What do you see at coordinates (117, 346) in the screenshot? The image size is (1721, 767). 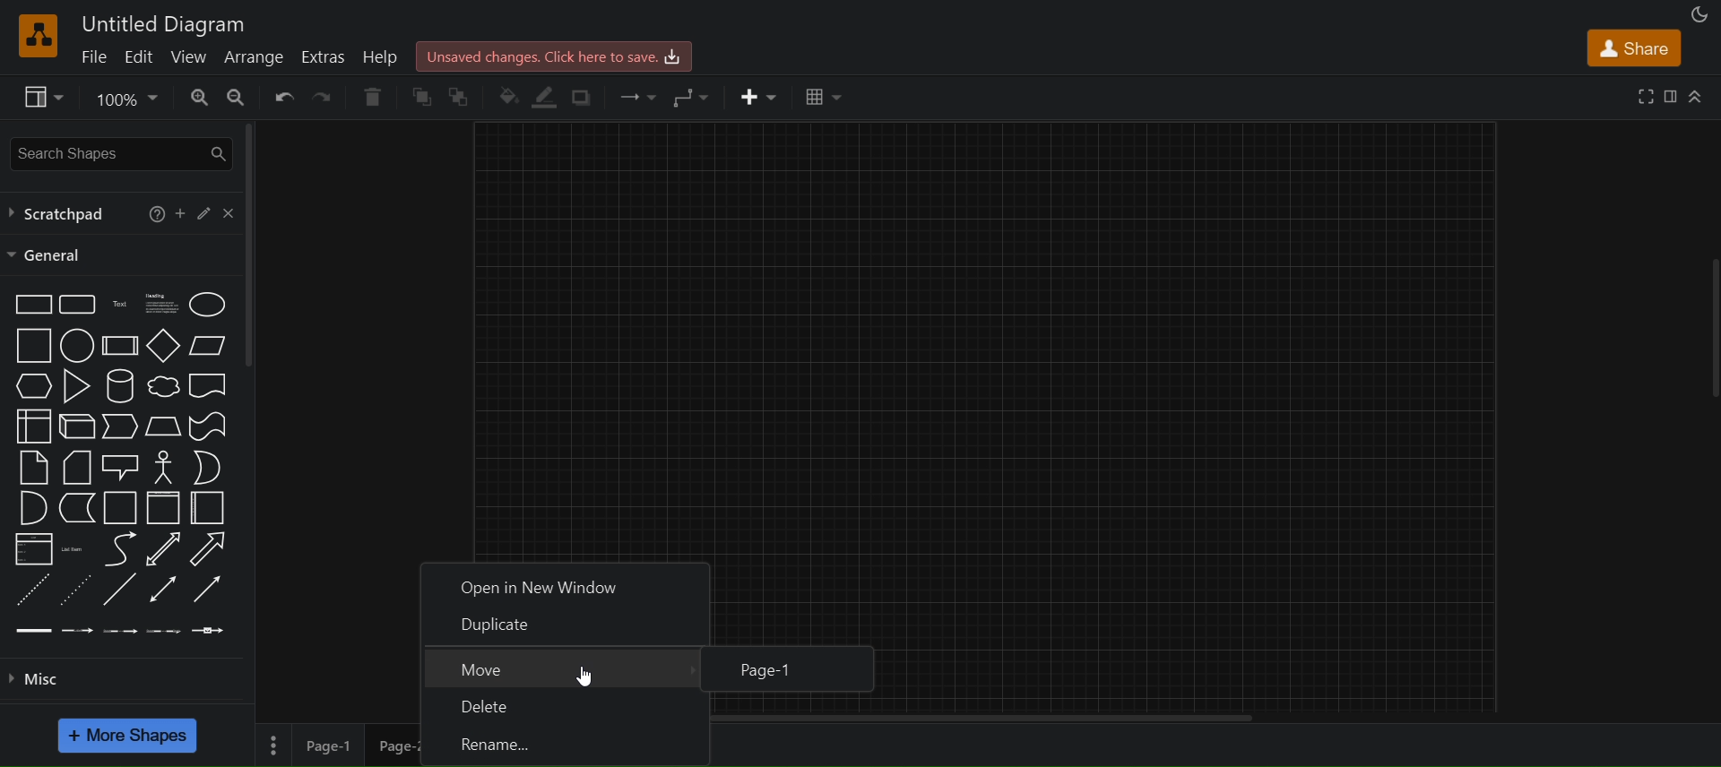 I see `process` at bounding box center [117, 346].